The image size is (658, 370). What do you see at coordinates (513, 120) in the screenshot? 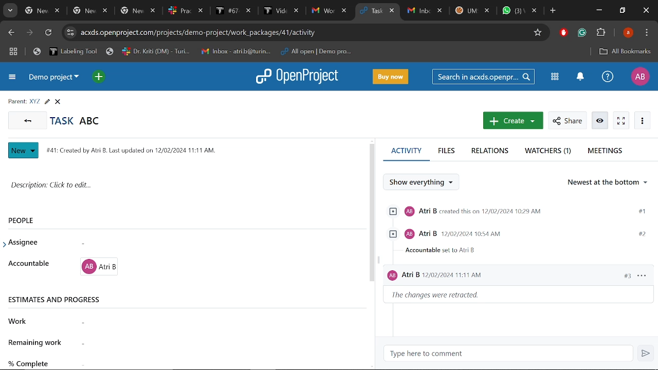
I see `Create ` at bounding box center [513, 120].